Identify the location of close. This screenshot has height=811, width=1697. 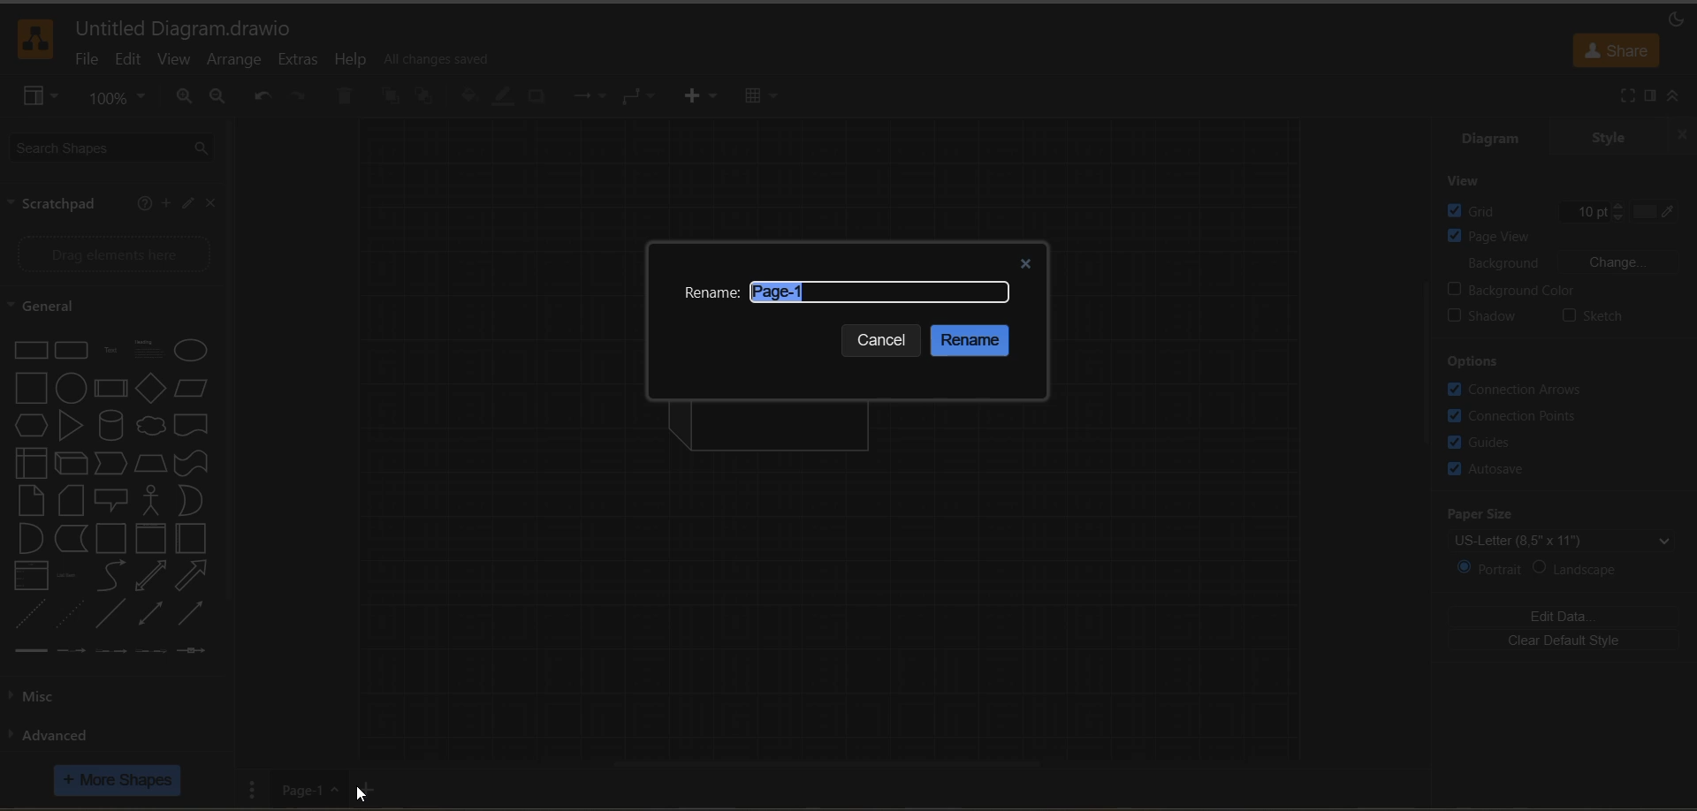
(212, 205).